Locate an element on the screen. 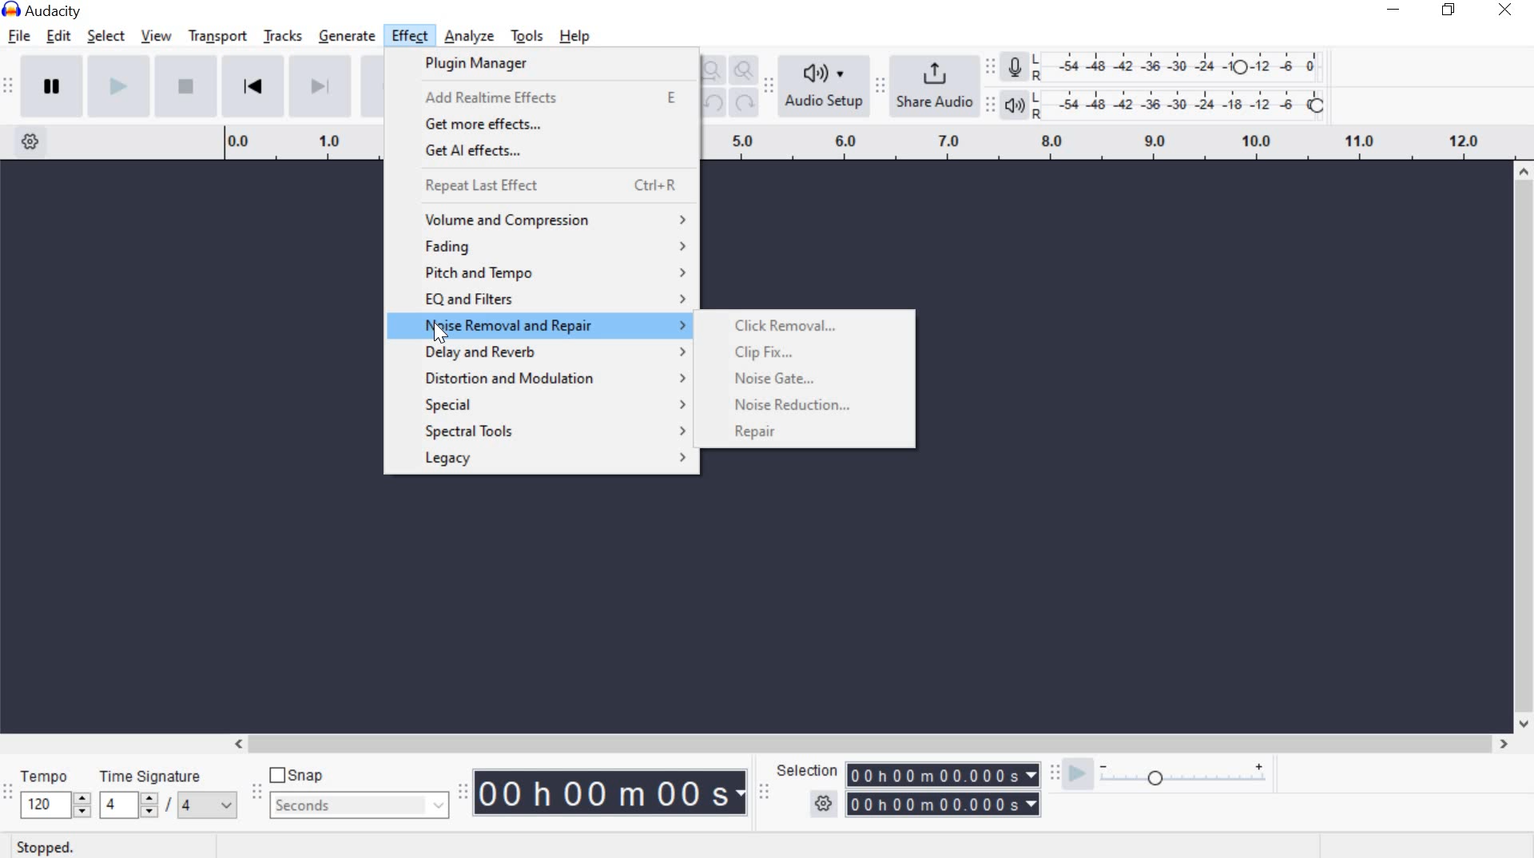 The image size is (1534, 858). repeat last effect is located at coordinates (558, 185).